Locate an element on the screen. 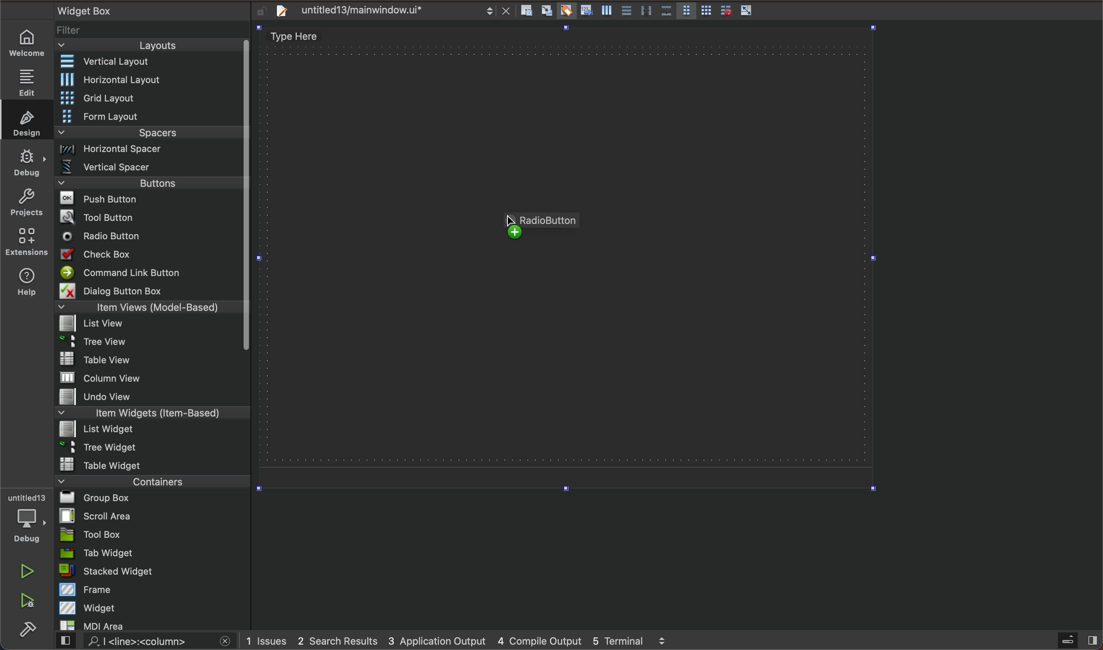 The width and height of the screenshot is (1103, 650). tree widget is located at coordinates (153, 448).